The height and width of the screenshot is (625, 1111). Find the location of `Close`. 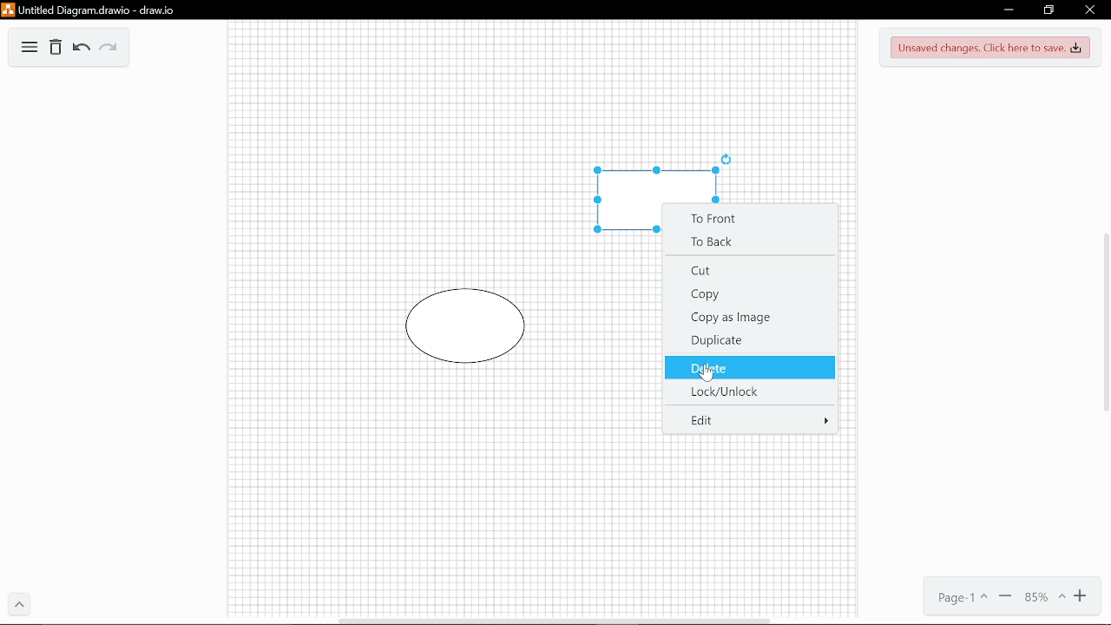

Close is located at coordinates (1089, 10).